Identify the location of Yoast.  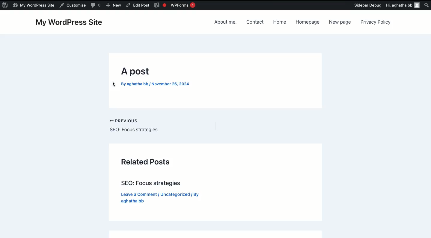
(161, 6).